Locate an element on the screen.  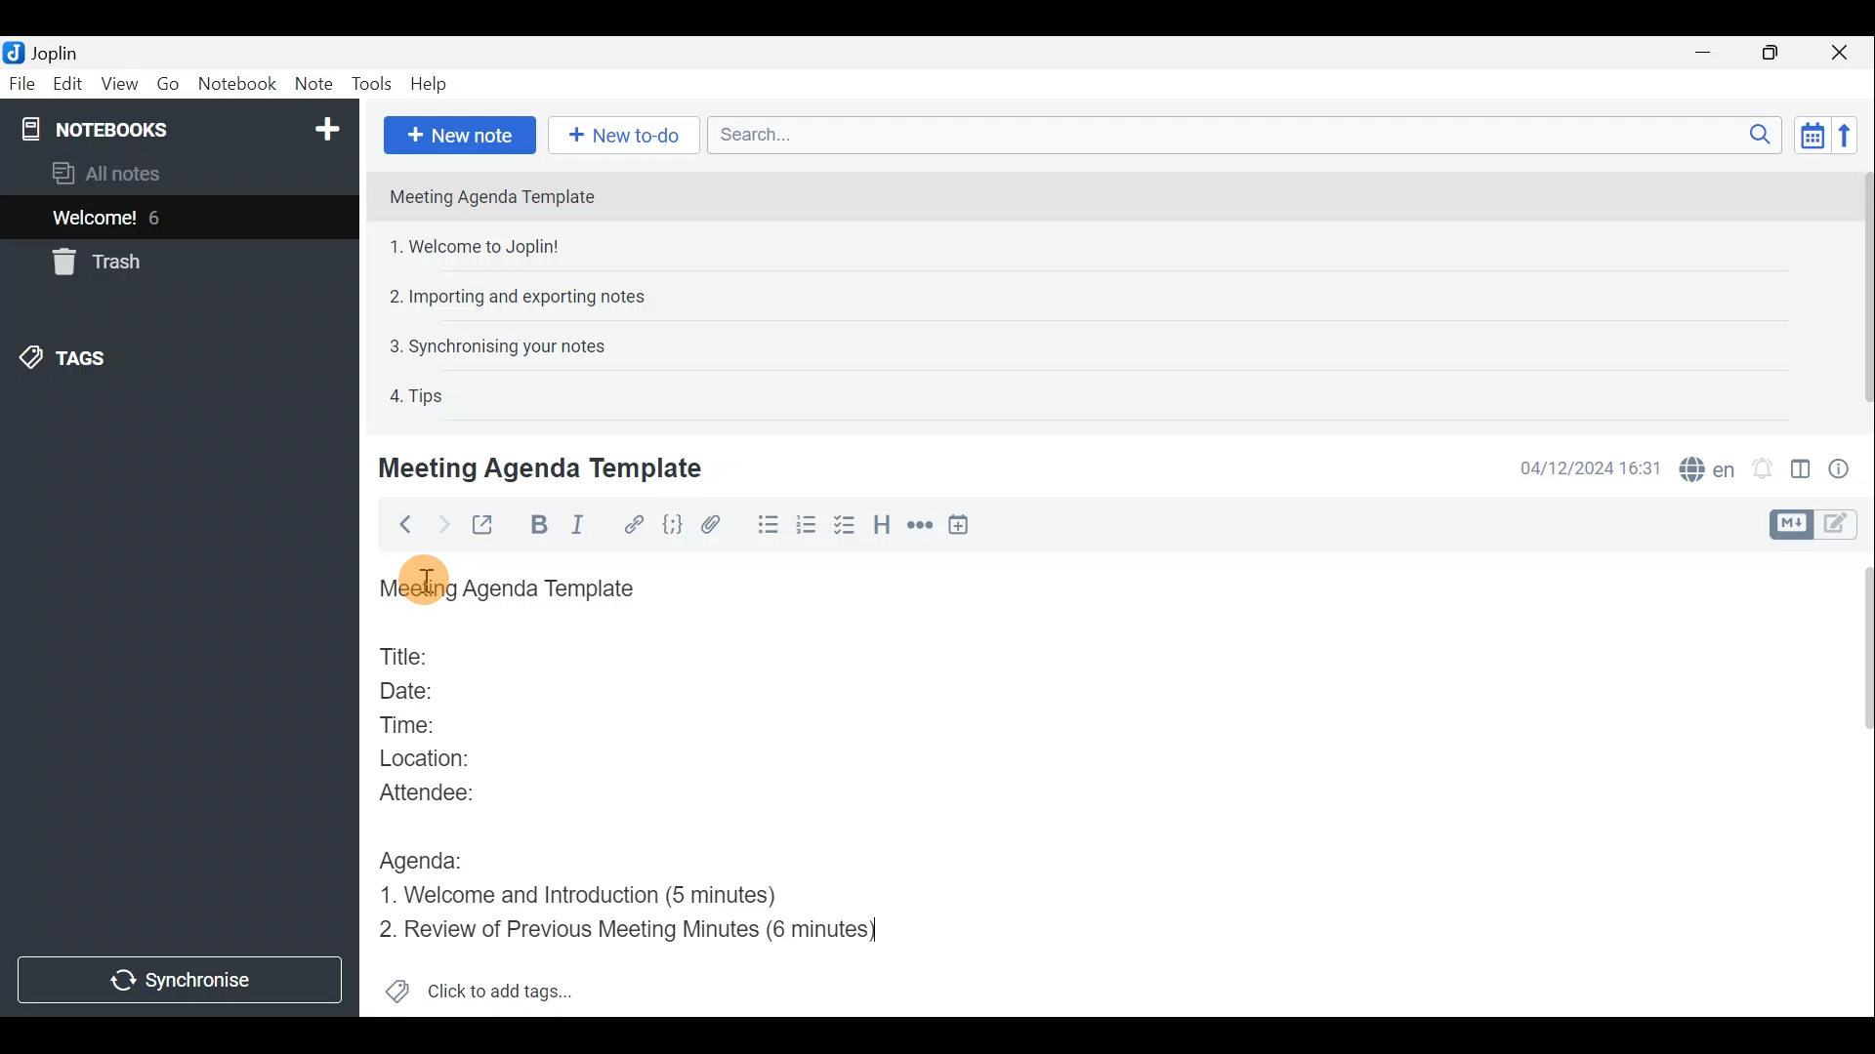
Numbered list is located at coordinates (807, 528).